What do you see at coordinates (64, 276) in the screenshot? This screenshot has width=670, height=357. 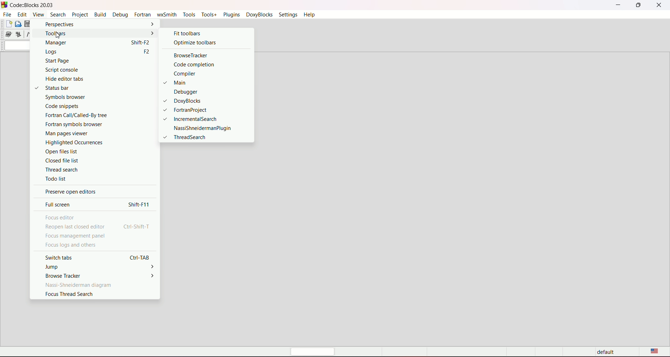 I see `browse tracker` at bounding box center [64, 276].